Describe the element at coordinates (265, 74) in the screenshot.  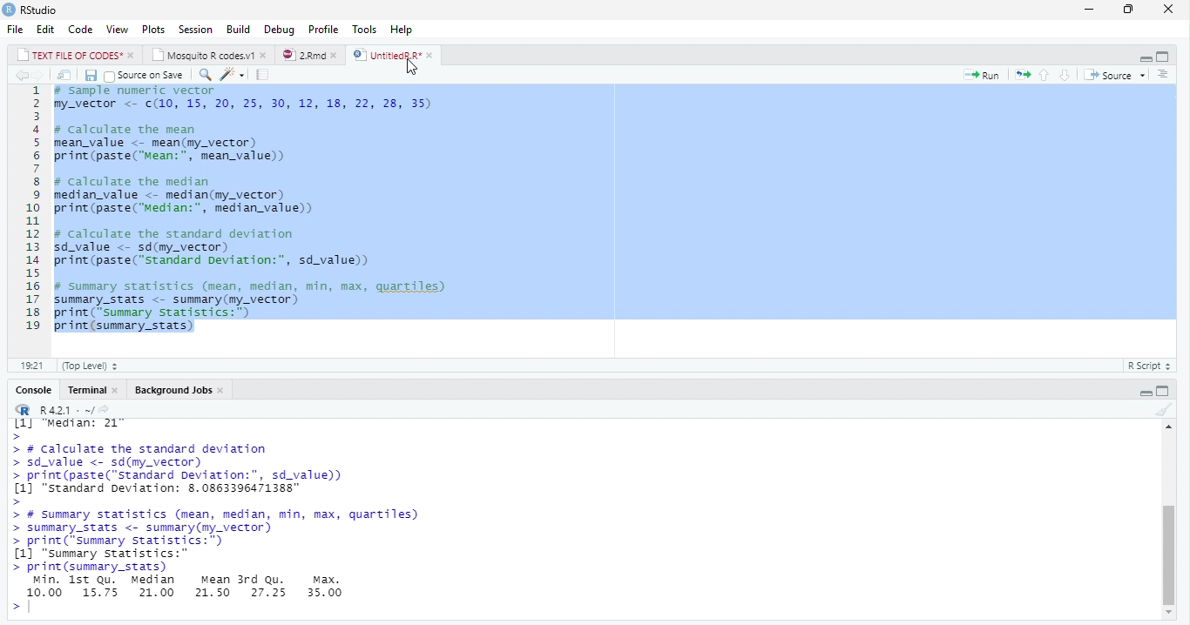
I see `compile report` at that location.